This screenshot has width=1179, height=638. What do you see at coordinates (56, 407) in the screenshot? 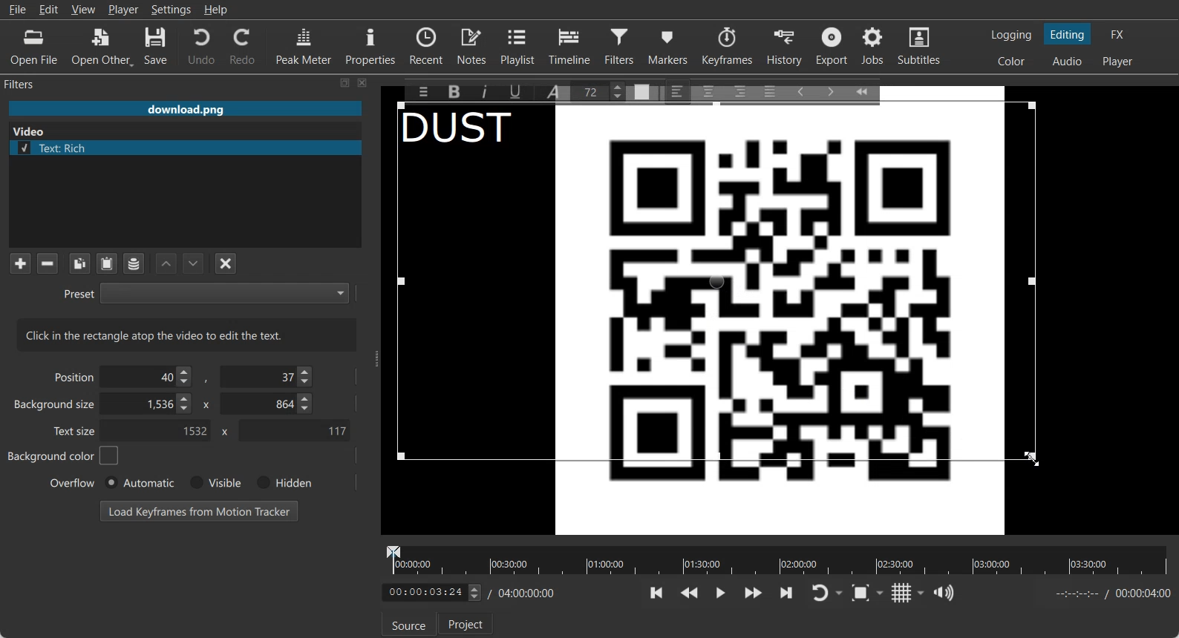
I see `Background size` at bounding box center [56, 407].